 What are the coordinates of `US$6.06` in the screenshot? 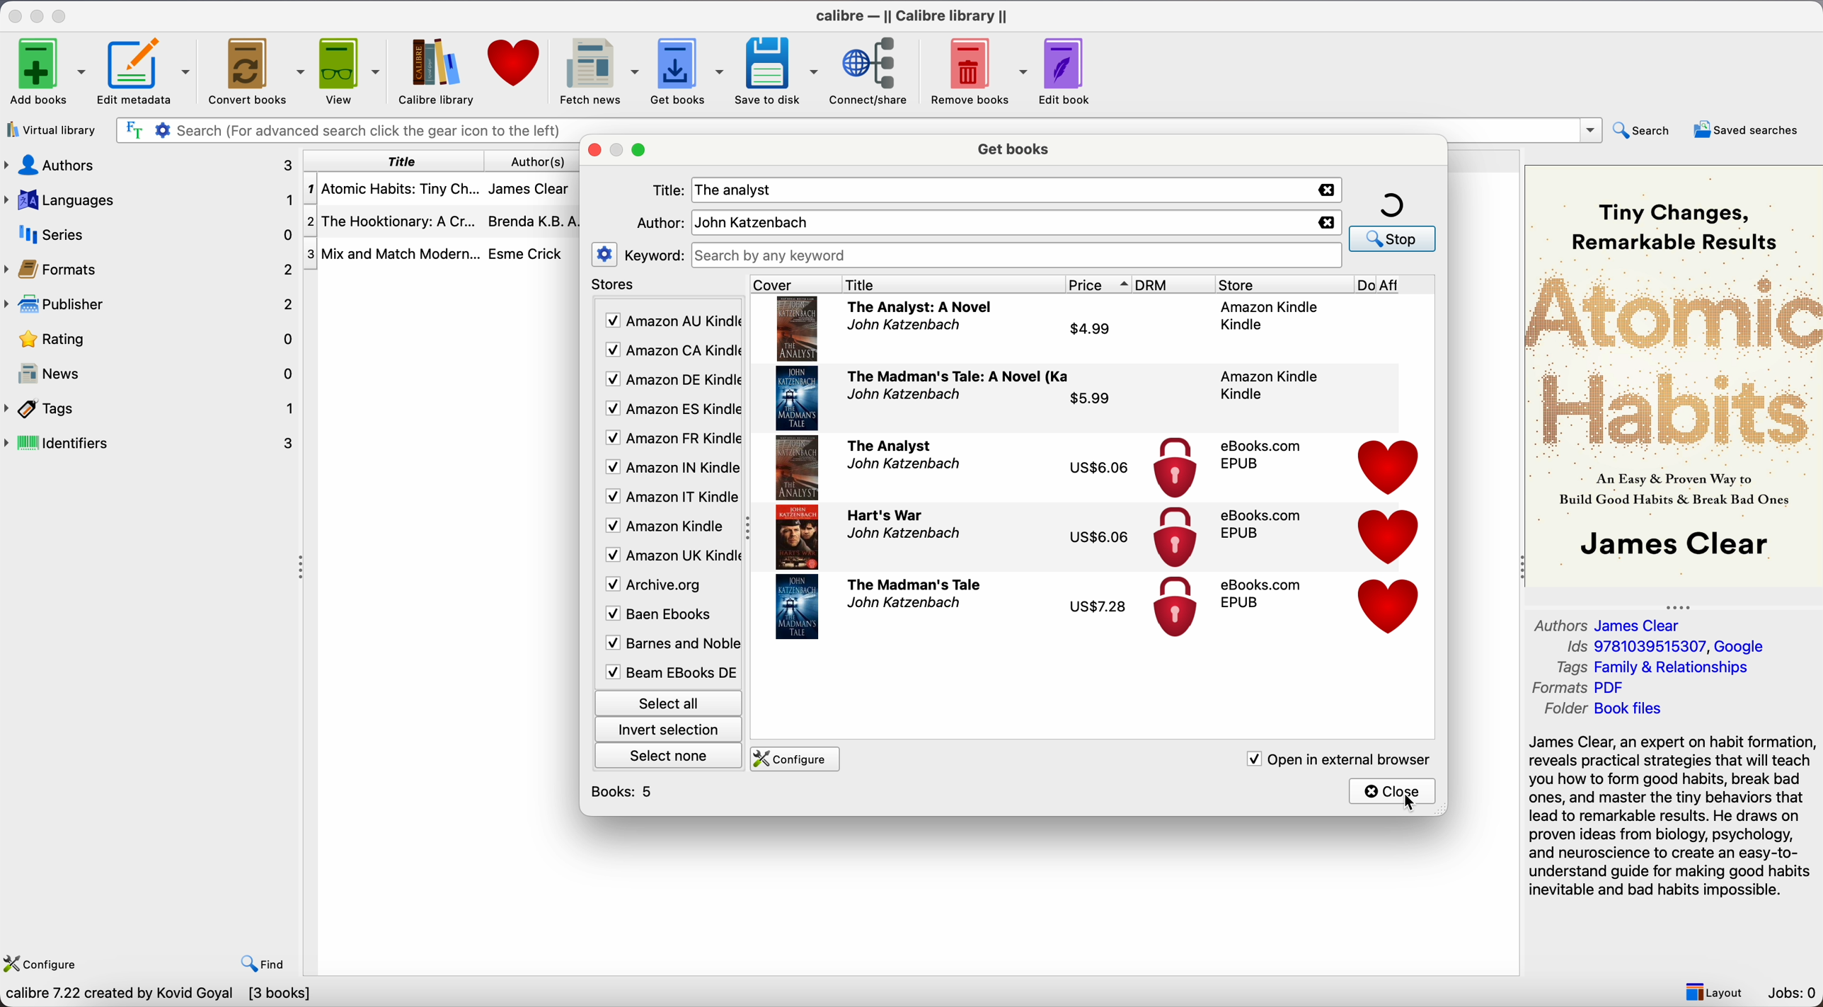 It's located at (1104, 538).